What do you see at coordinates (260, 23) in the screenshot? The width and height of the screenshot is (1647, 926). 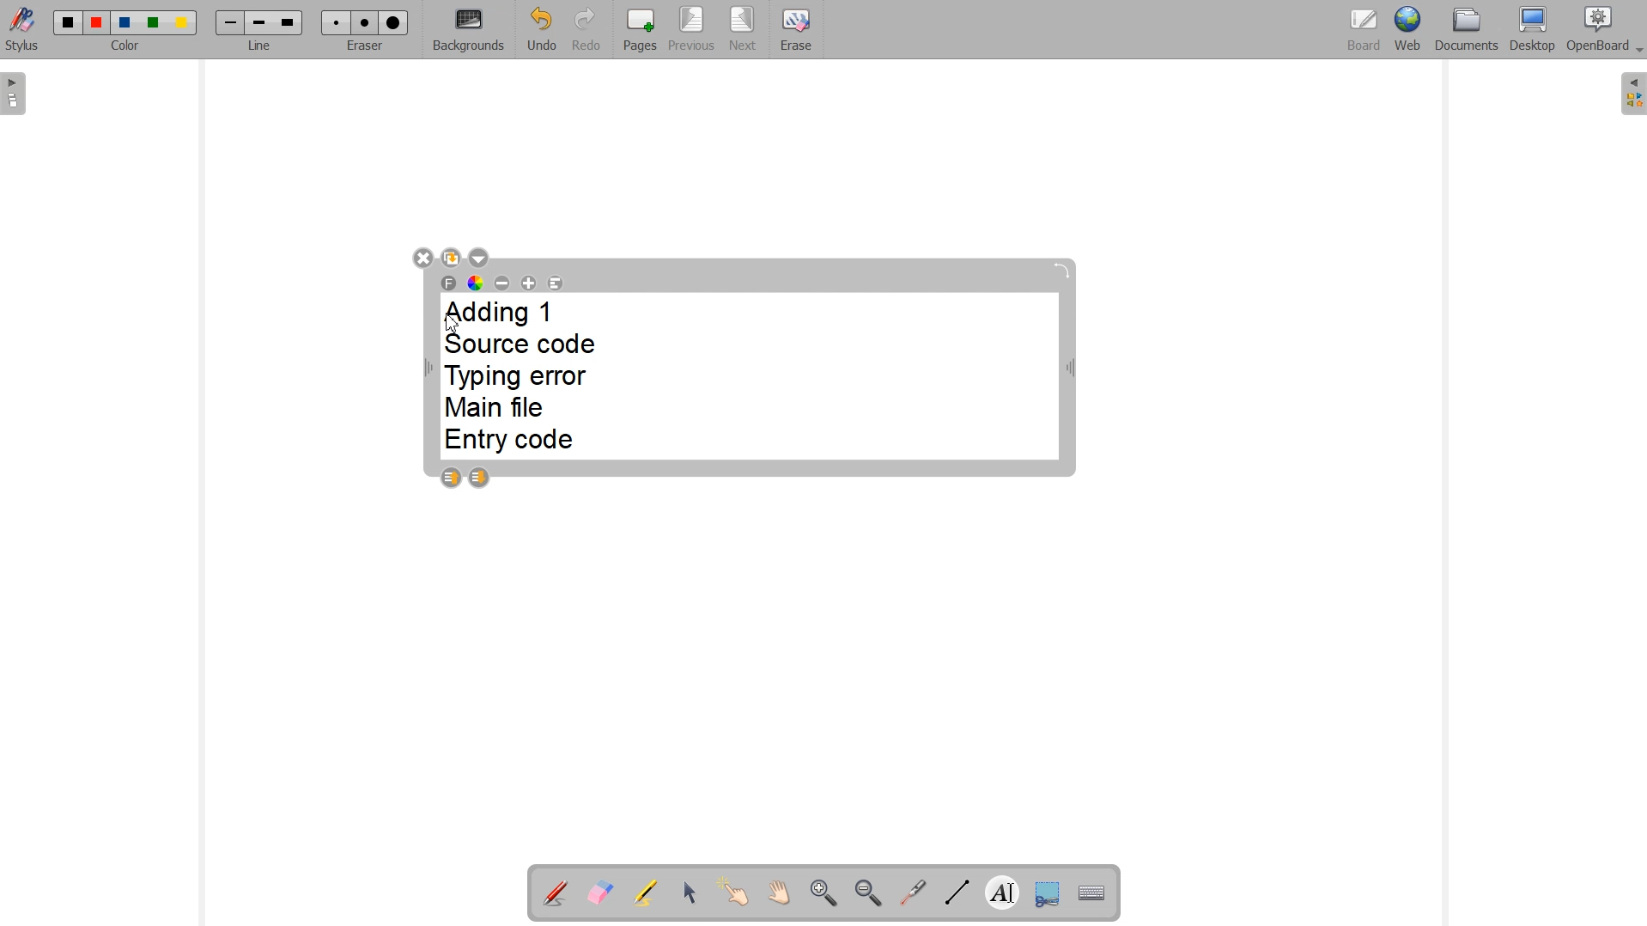 I see `Medium line` at bounding box center [260, 23].